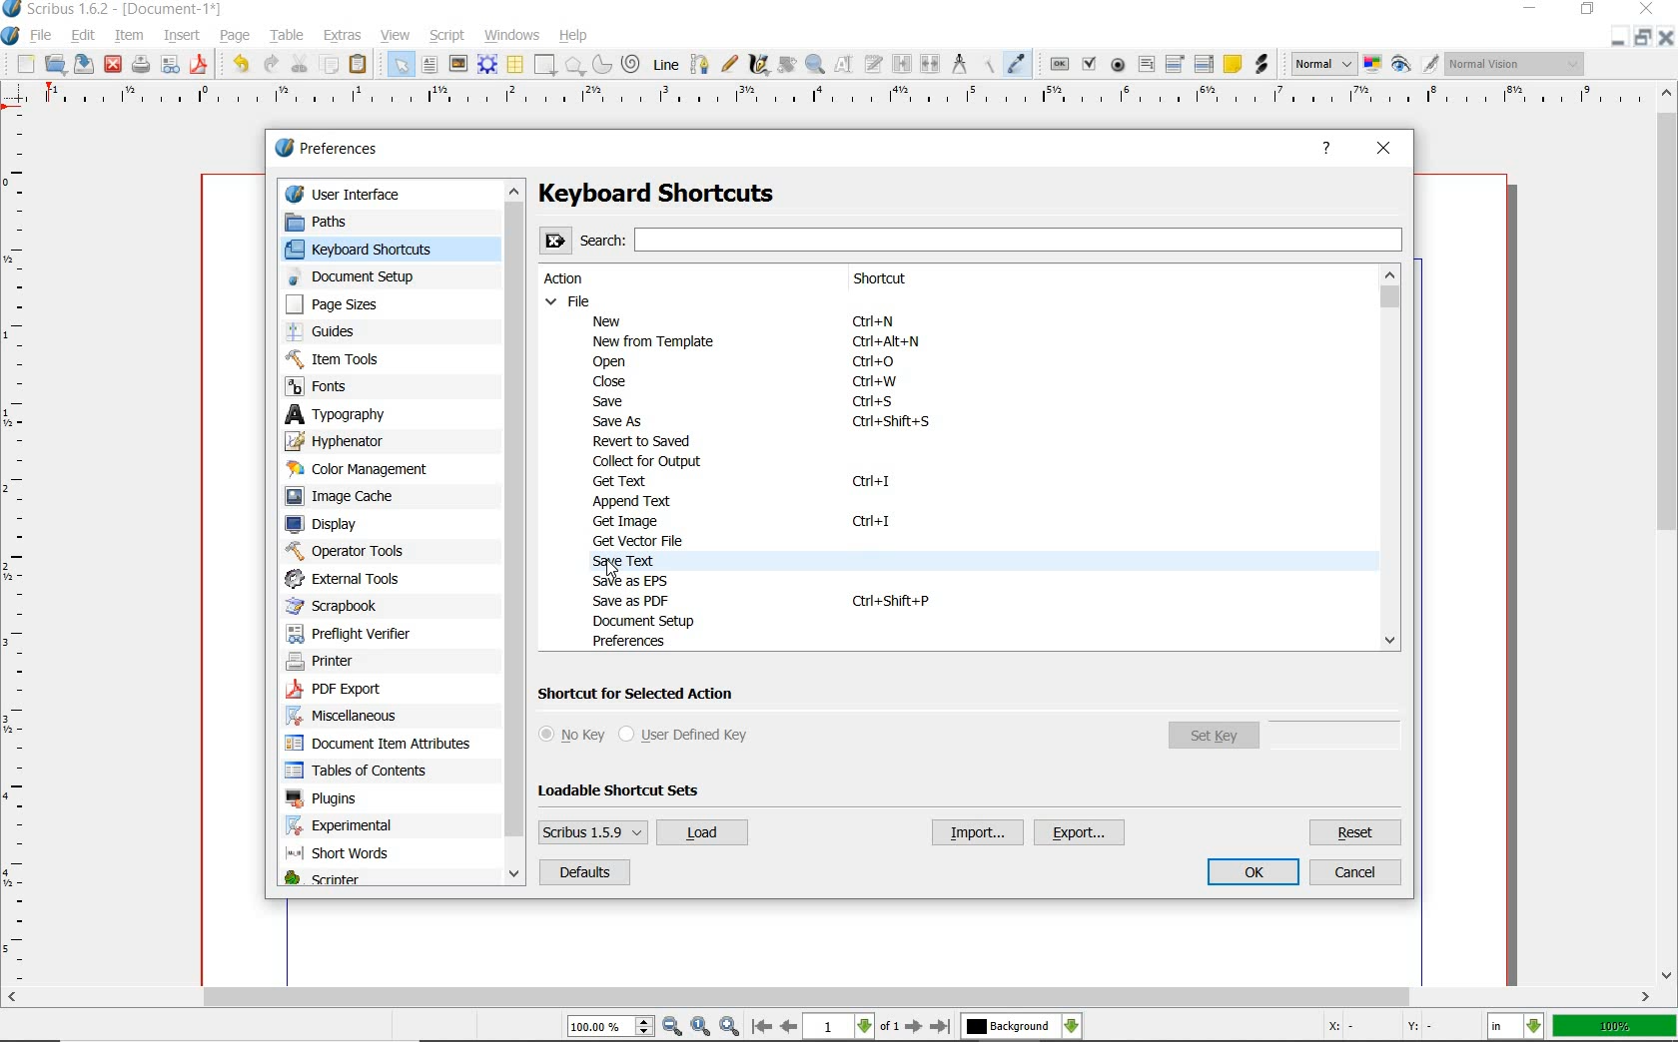 This screenshot has height=1042, width=1678. I want to click on Keyboard Shortcuts, so click(696, 194).